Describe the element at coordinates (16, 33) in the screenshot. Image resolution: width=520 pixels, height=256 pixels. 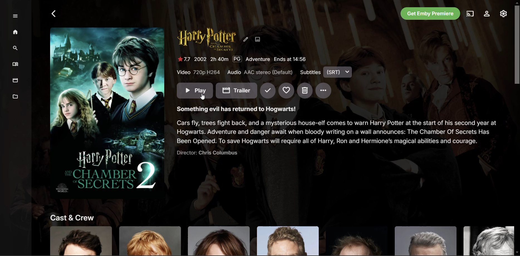
I see `Home` at that location.